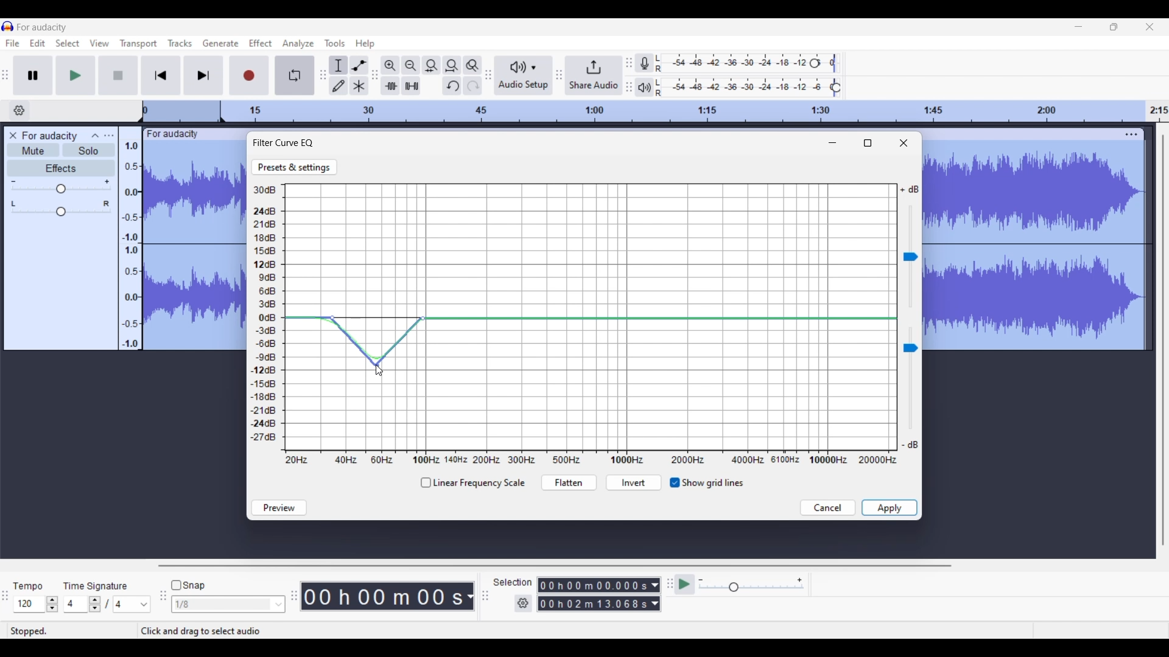  What do you see at coordinates (1150, 27) in the screenshot?
I see `Close interface` at bounding box center [1150, 27].